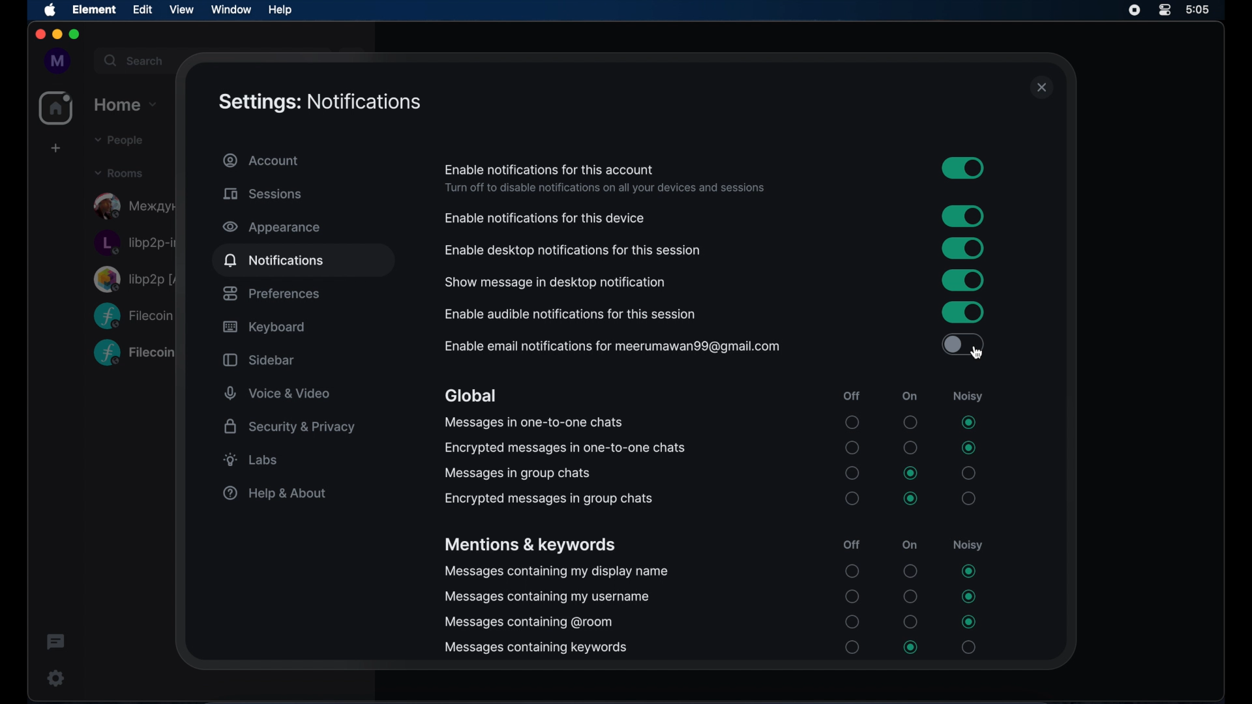 Image resolution: width=1252 pixels, height=704 pixels. What do you see at coordinates (852, 448) in the screenshot?
I see `radio button` at bounding box center [852, 448].